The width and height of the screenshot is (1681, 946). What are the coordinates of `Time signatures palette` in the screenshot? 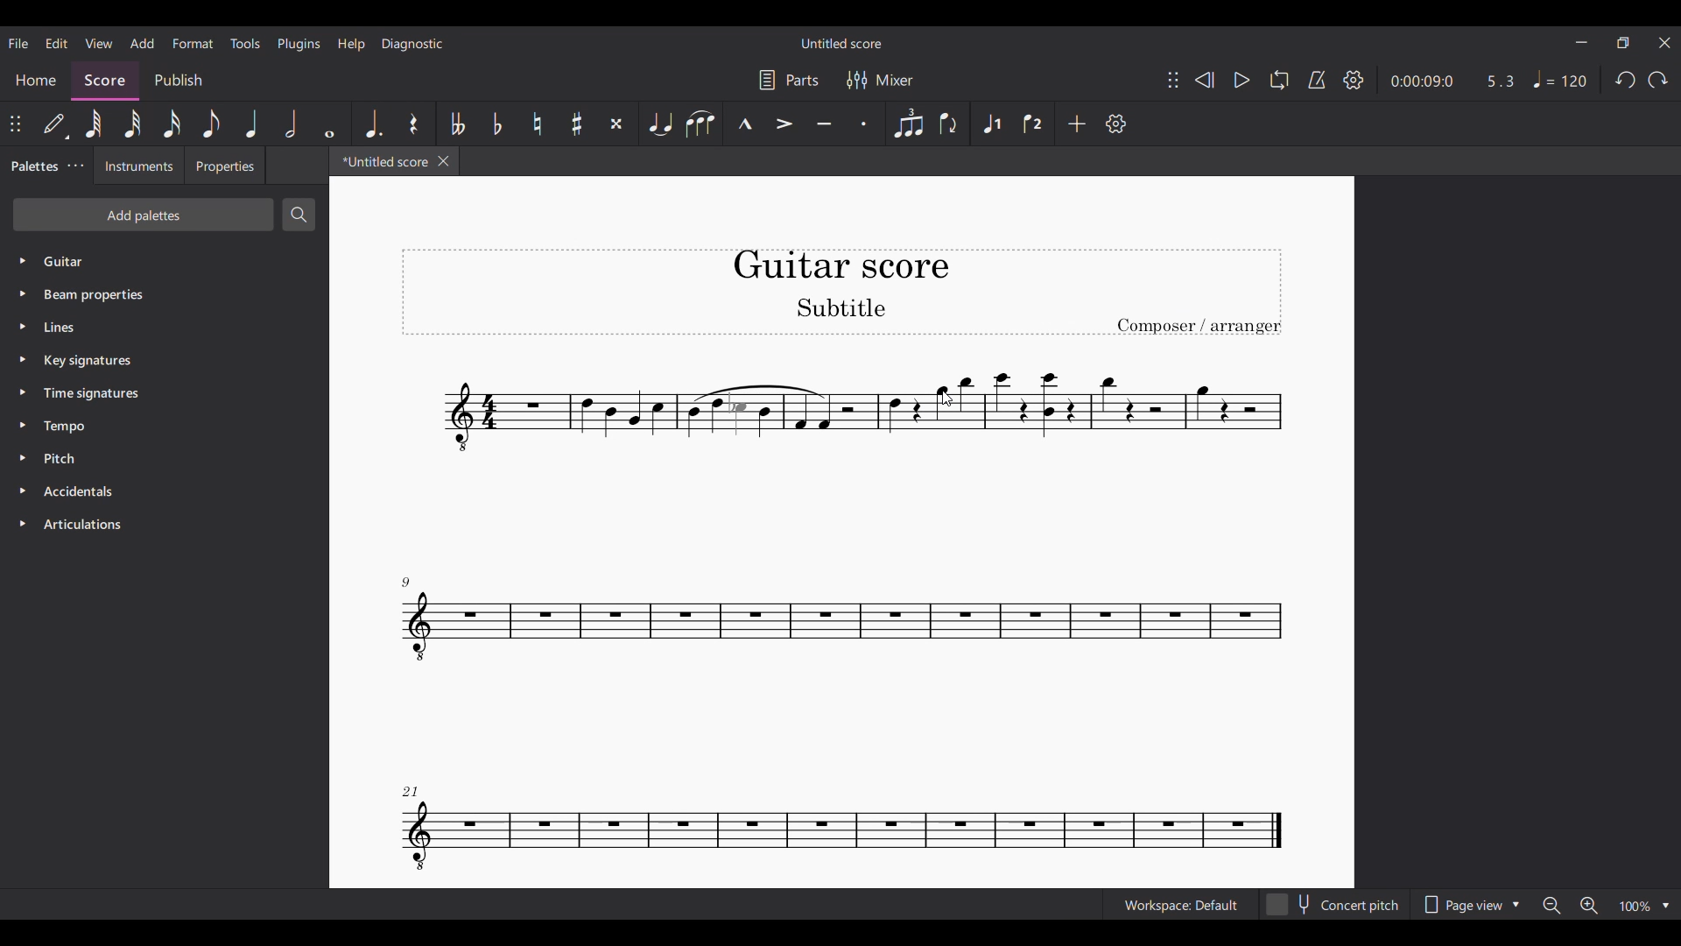 It's located at (91, 393).